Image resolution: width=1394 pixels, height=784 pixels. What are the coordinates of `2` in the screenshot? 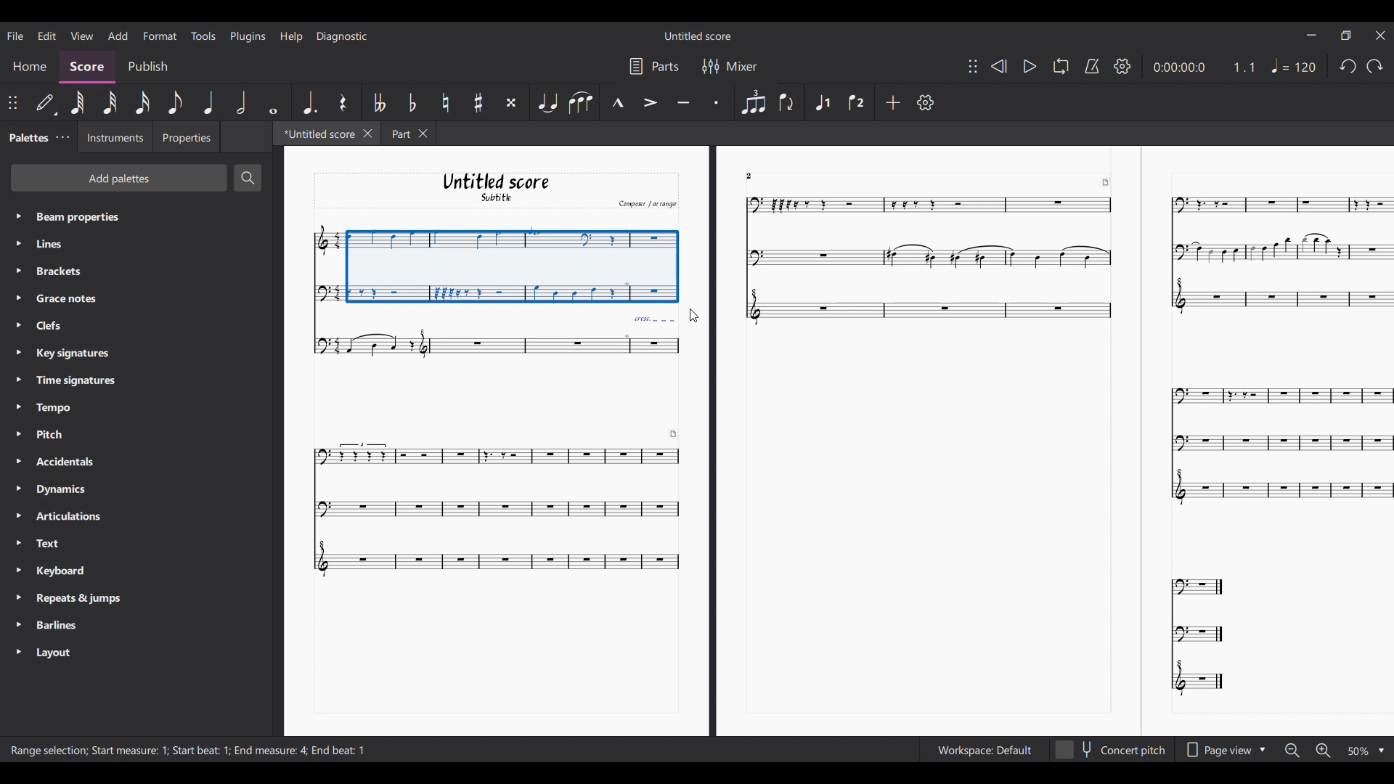 It's located at (758, 175).